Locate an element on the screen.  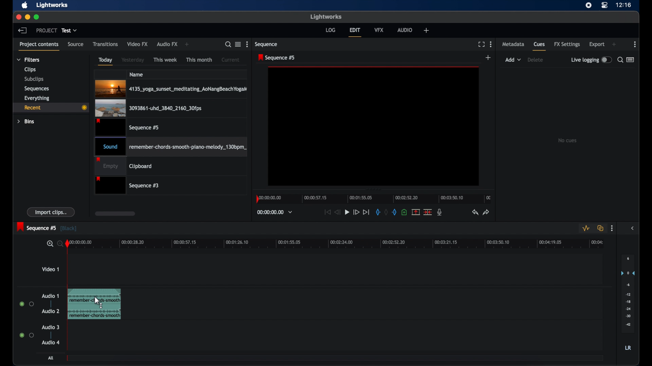
mic is located at coordinates (440, 212).